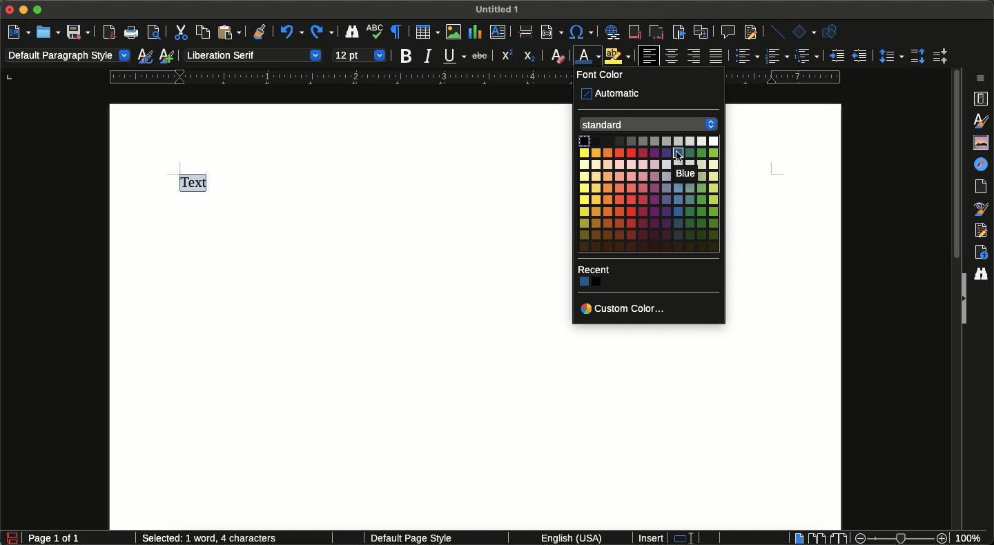 This screenshot has width=994, height=545. Describe the element at coordinates (501, 34) in the screenshot. I see `Insert text box` at that location.